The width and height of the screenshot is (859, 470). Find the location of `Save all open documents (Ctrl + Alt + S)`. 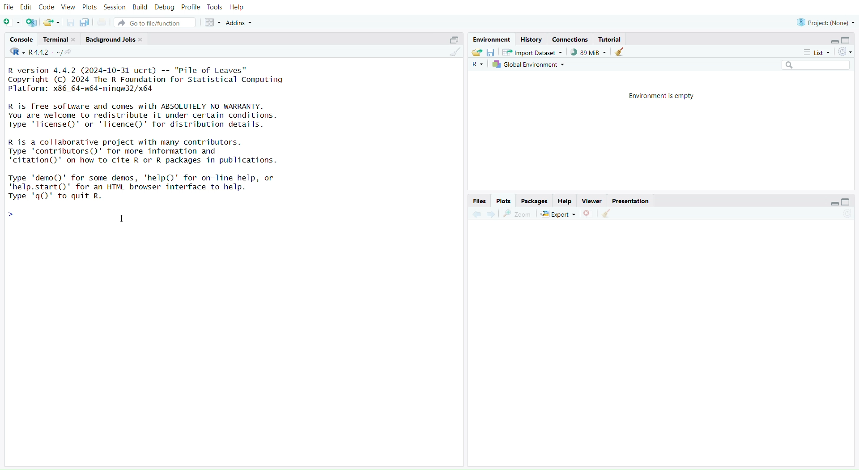

Save all open documents (Ctrl + Alt + S) is located at coordinates (87, 22).